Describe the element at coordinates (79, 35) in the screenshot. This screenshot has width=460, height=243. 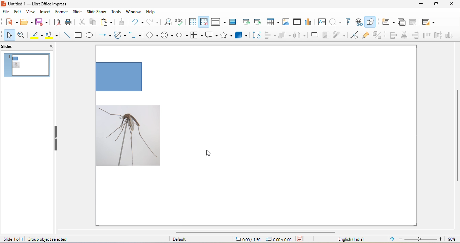
I see `rectangle` at that location.